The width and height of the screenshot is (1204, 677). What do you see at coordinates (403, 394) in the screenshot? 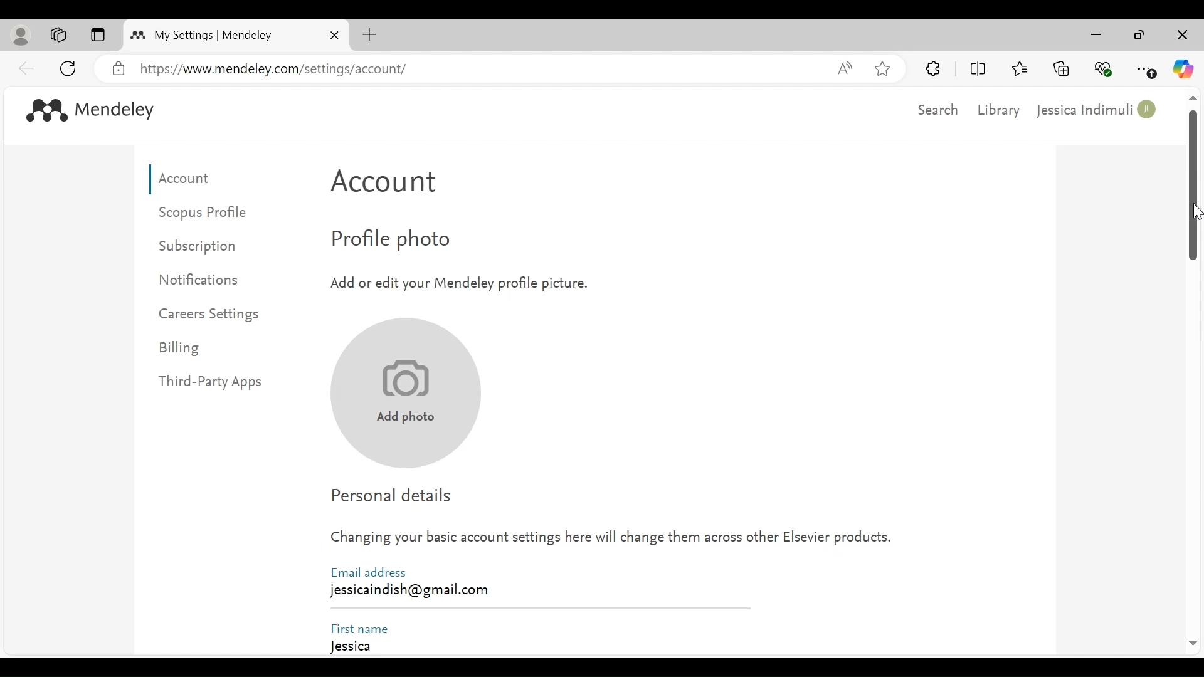
I see `Add photo` at bounding box center [403, 394].